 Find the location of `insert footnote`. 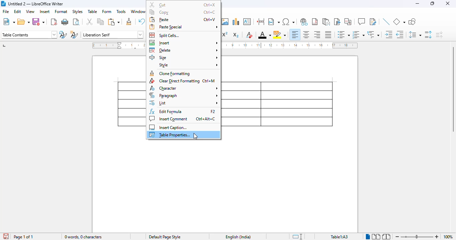

insert footnote is located at coordinates (315, 22).